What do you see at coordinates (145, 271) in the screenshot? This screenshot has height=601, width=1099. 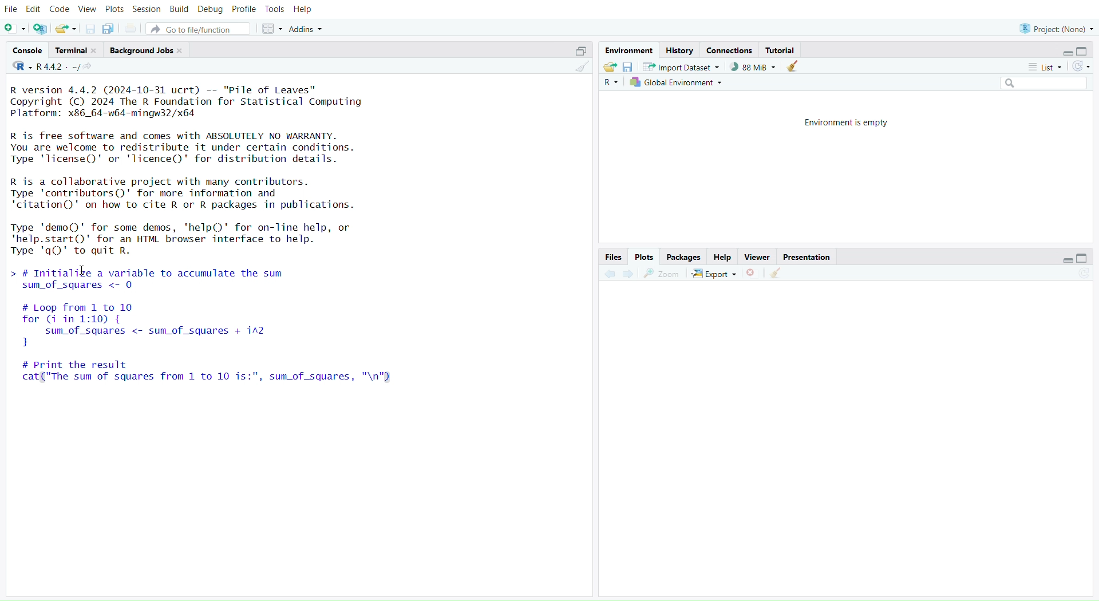 I see `# Initialize a variable to accumulate the sum` at bounding box center [145, 271].